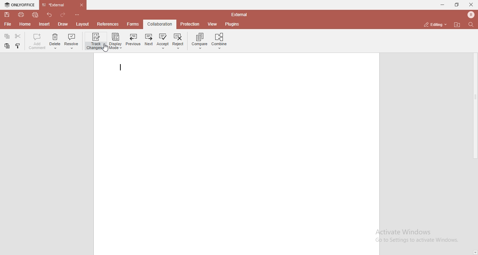  I want to click on customise quick access toolbar, so click(77, 14).